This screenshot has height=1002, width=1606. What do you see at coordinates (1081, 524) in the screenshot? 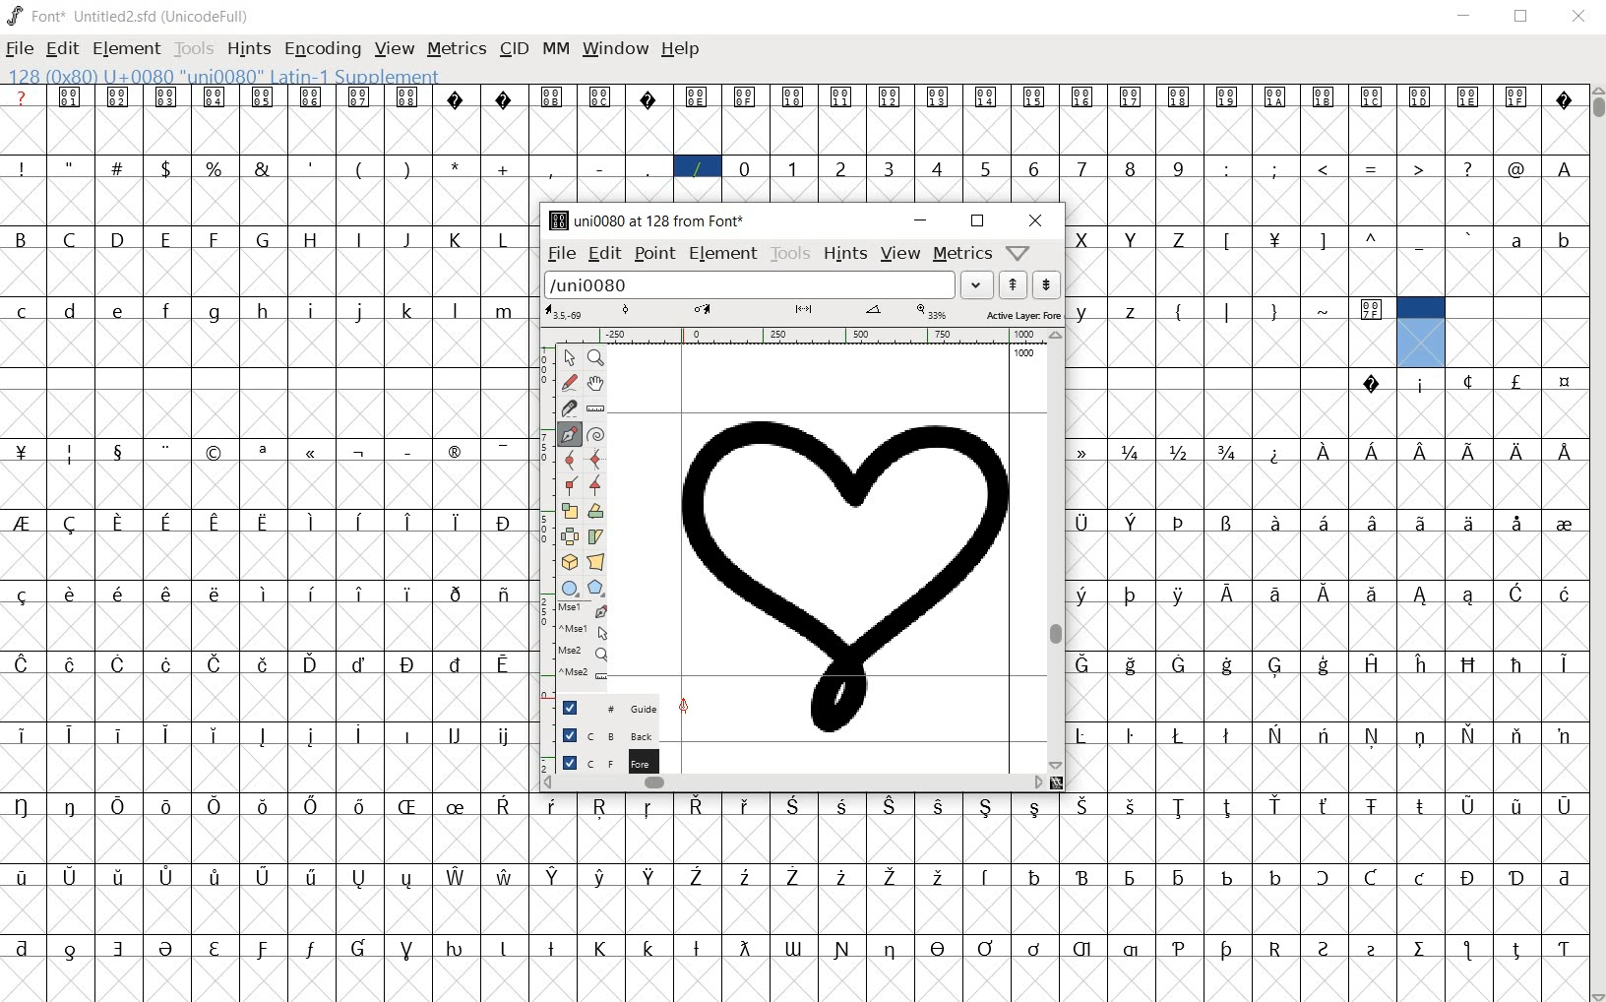
I see `glyph` at bounding box center [1081, 524].